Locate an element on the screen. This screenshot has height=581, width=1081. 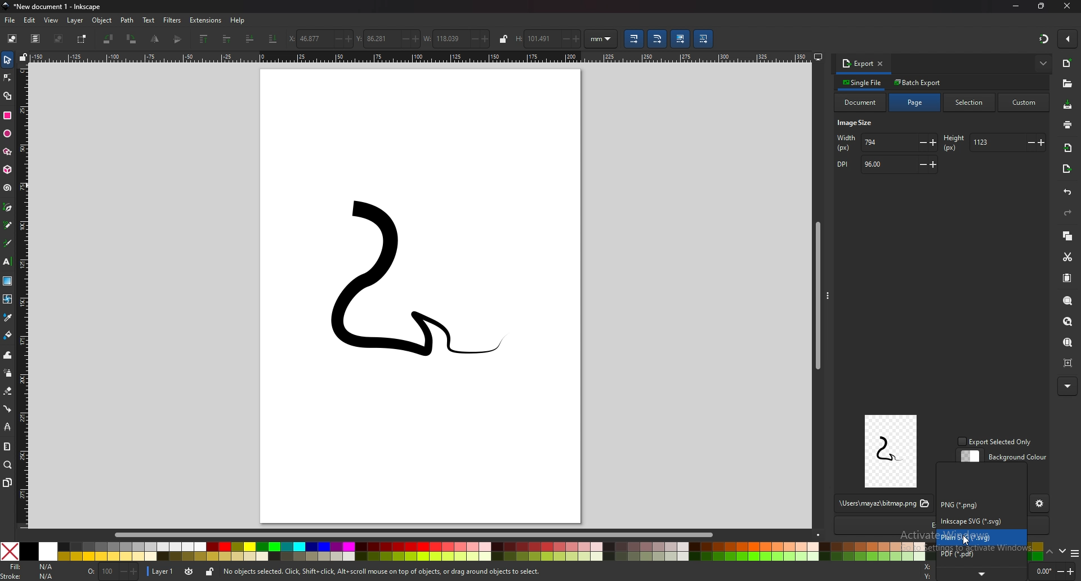
spray is located at coordinates (7, 373).